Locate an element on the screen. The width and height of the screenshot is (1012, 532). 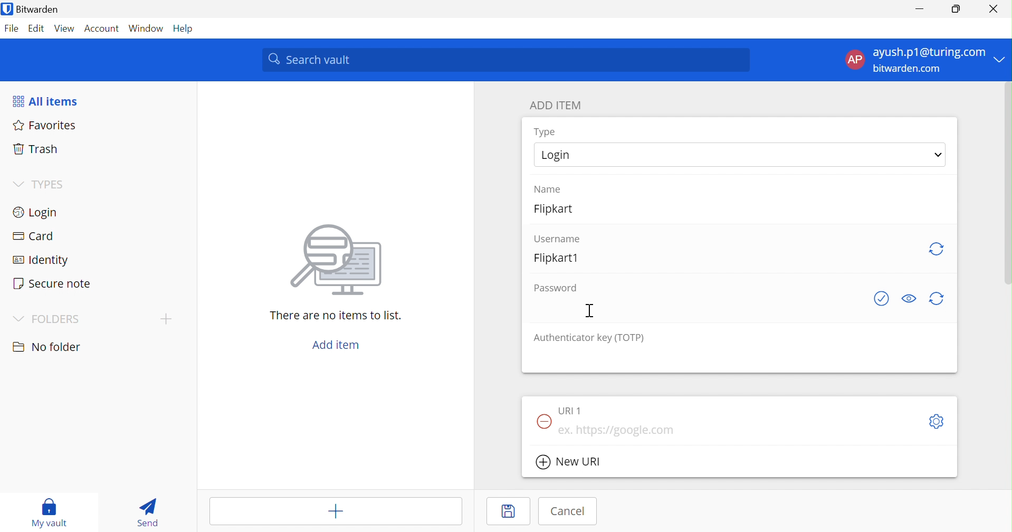
New URL is located at coordinates (575, 463).